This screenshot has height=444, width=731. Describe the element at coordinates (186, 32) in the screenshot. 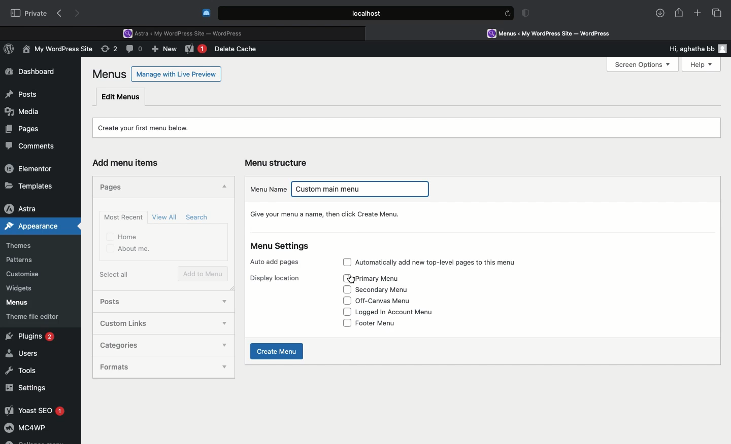

I see `Astra < My WordPress Site - WordPress` at that location.